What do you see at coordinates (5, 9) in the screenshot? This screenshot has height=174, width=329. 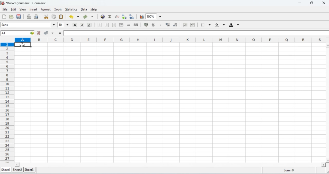 I see `File` at bounding box center [5, 9].